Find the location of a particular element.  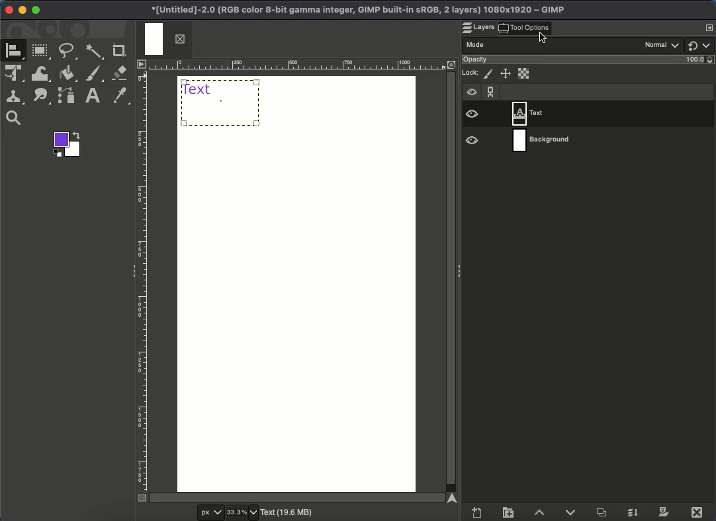

Fill is located at coordinates (67, 74).